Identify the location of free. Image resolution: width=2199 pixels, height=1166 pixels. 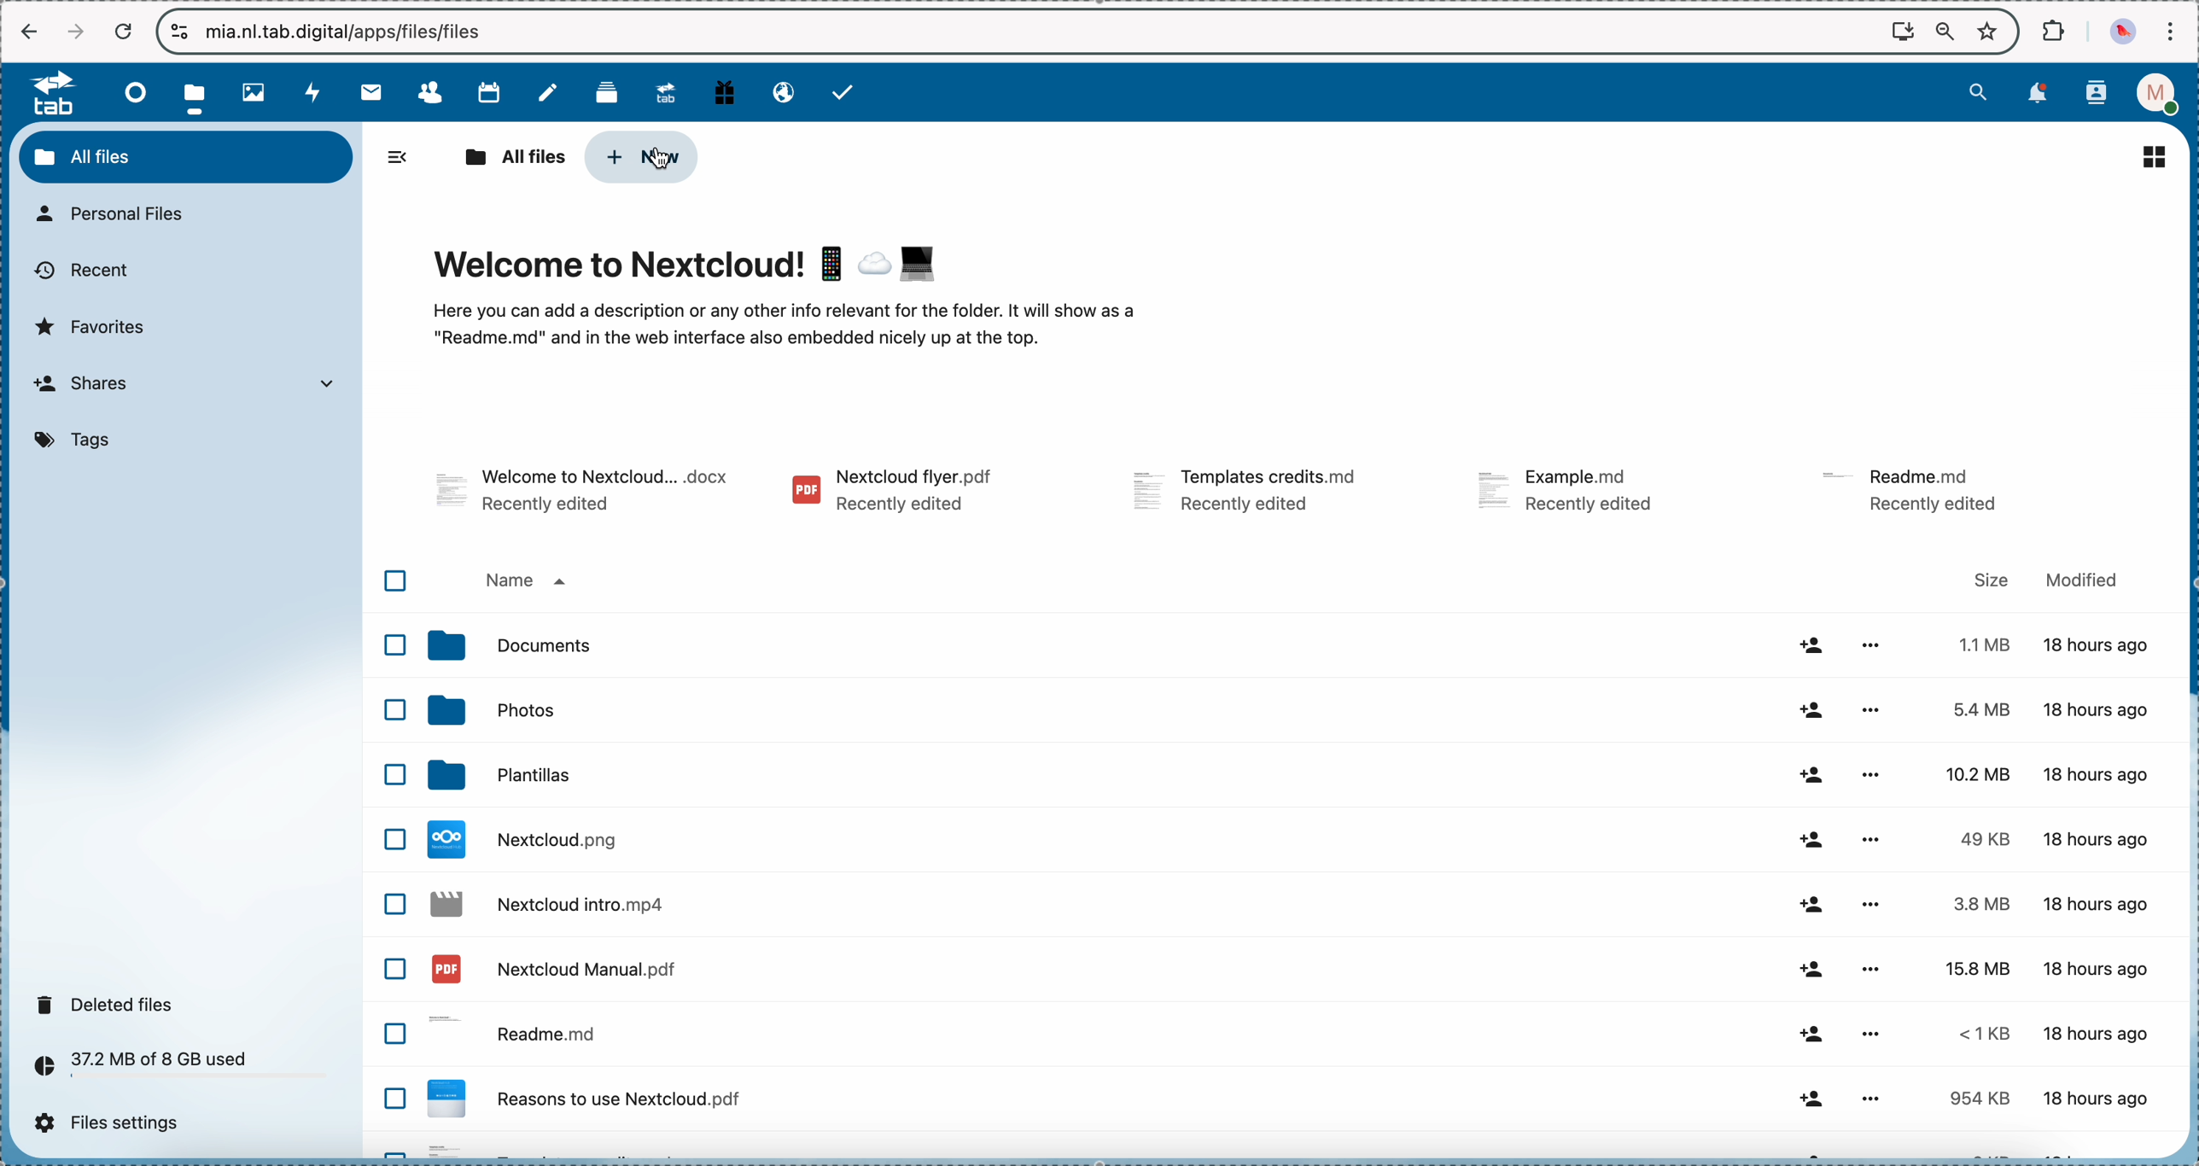
(725, 90).